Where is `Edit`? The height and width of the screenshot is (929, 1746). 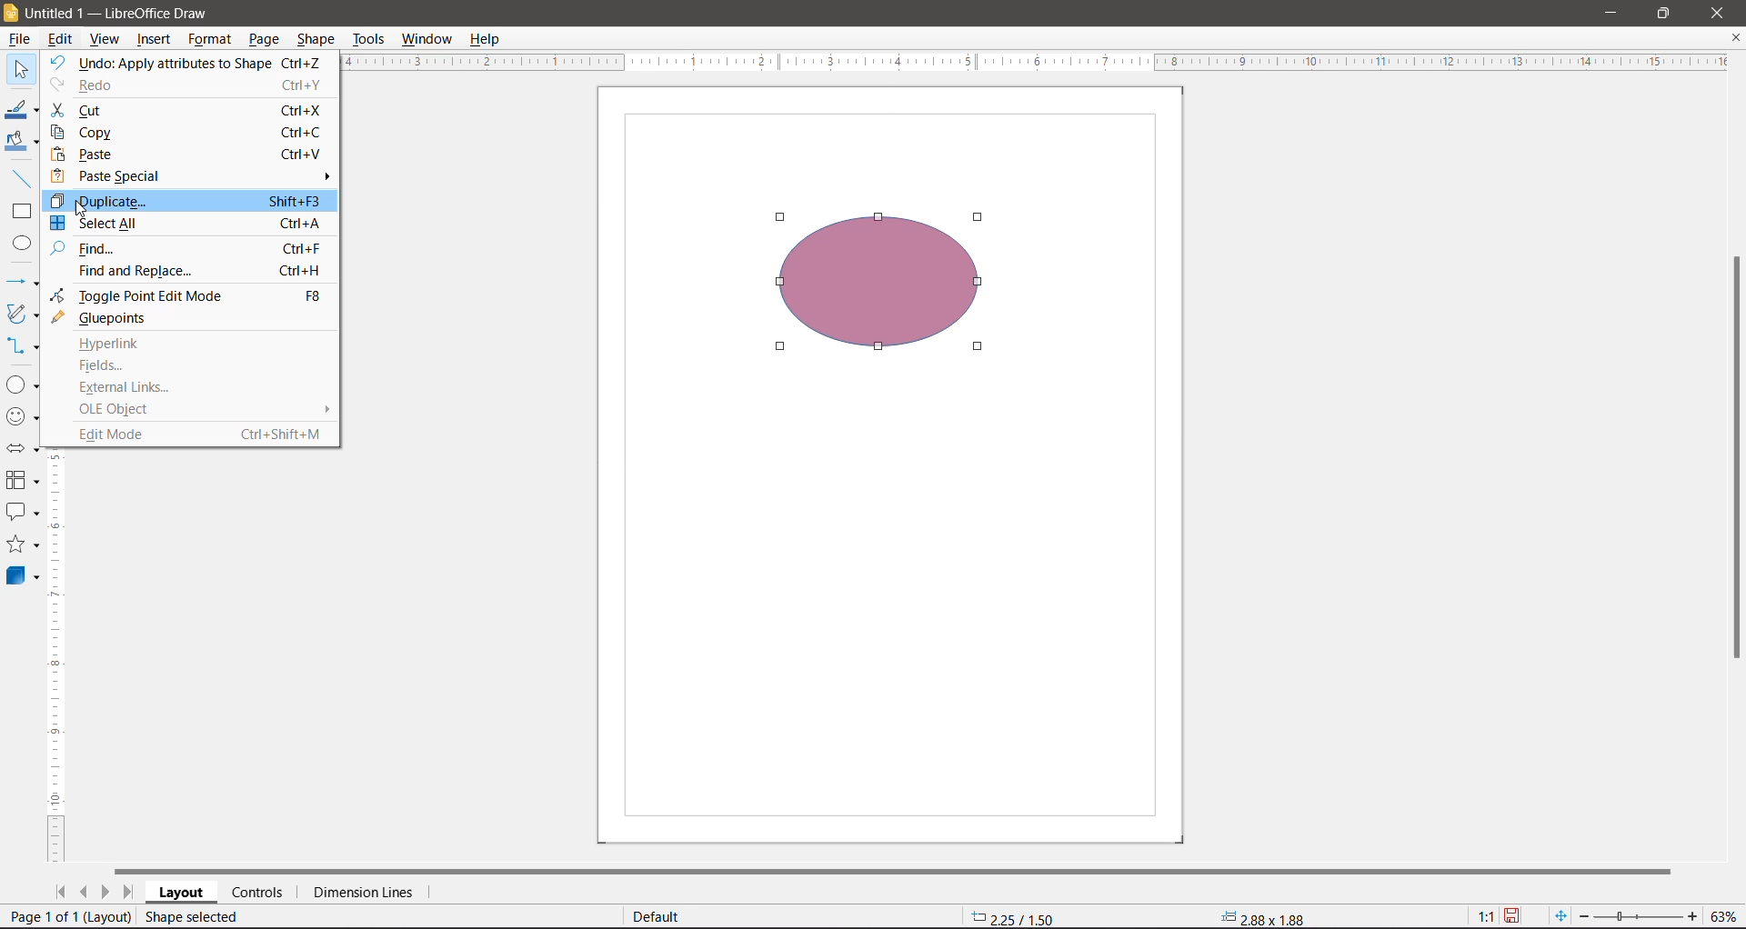
Edit is located at coordinates (63, 38).